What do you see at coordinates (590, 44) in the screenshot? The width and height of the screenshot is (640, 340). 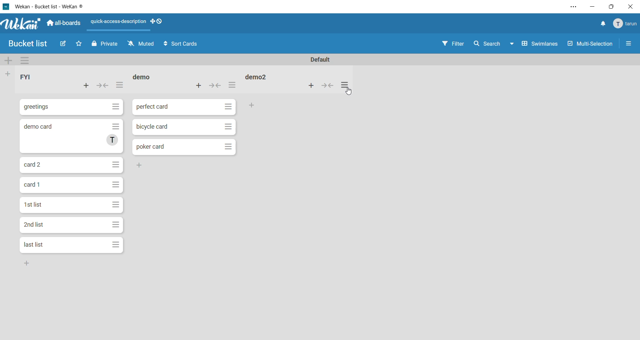 I see `Multi-Selection` at bounding box center [590, 44].